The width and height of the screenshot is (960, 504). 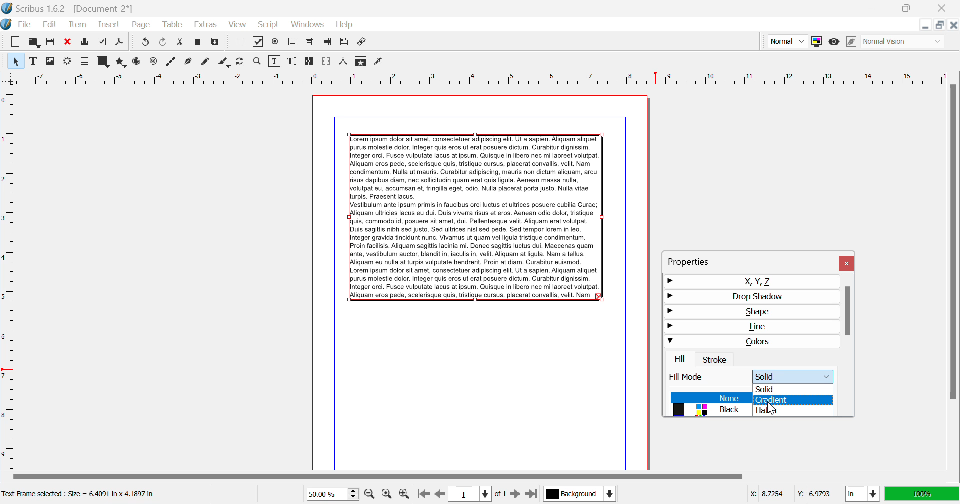 What do you see at coordinates (225, 63) in the screenshot?
I see `Calligraphic Line` at bounding box center [225, 63].